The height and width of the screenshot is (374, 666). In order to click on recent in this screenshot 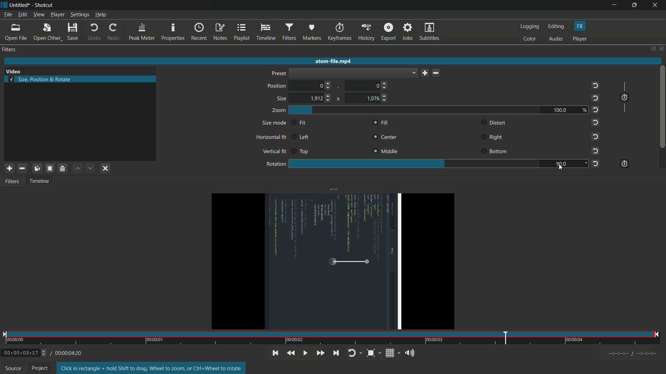, I will do `click(199, 32)`.